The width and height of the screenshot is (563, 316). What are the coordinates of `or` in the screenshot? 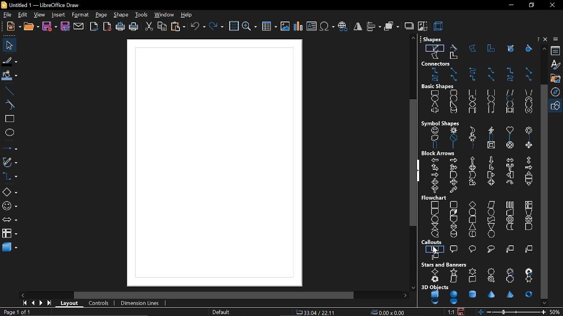 It's located at (528, 219).